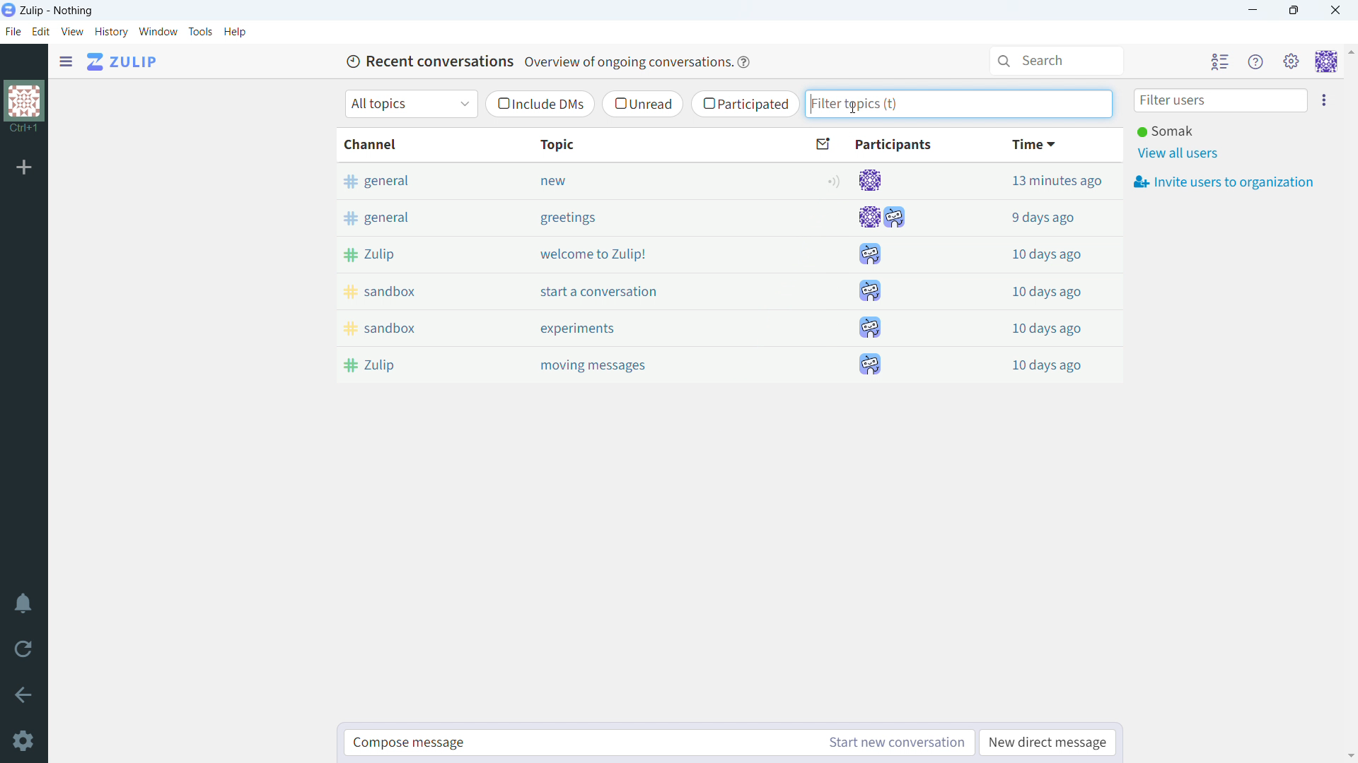 The height and width of the screenshot is (763, 1358). I want to click on new direct message, so click(1047, 743).